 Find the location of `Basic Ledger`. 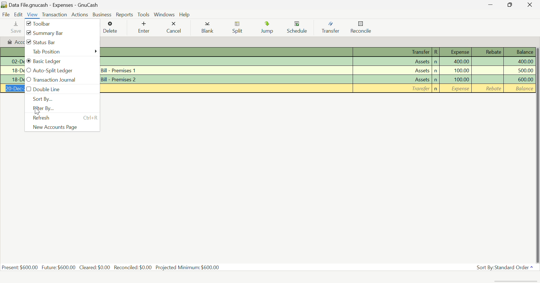

Basic Ledger is located at coordinates (62, 61).